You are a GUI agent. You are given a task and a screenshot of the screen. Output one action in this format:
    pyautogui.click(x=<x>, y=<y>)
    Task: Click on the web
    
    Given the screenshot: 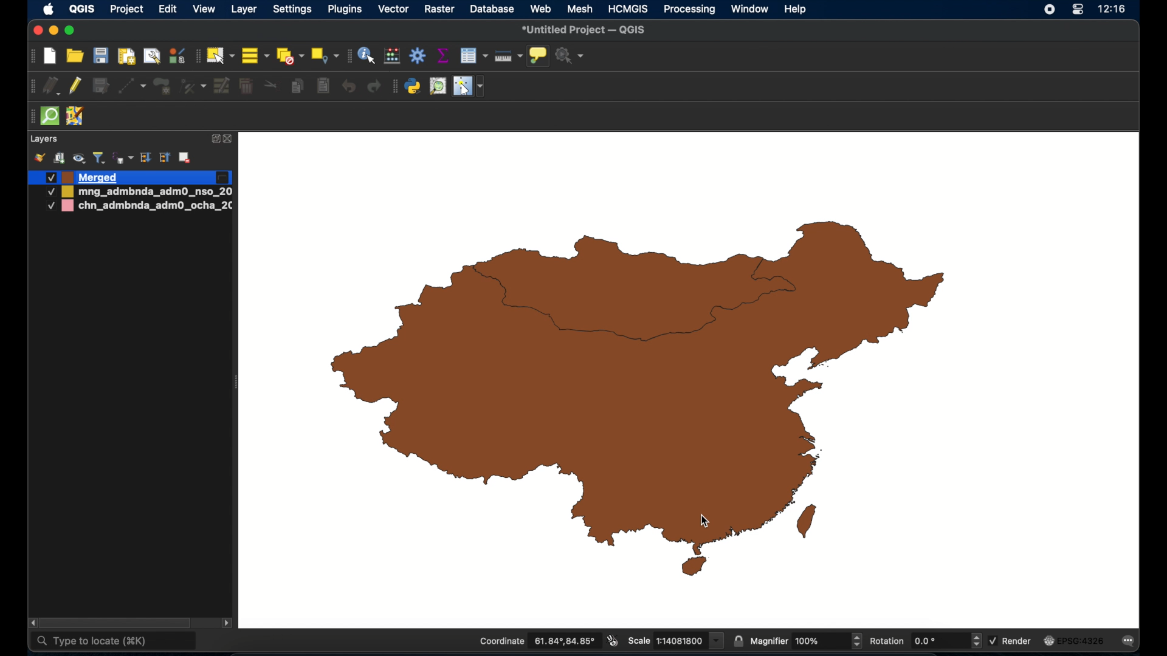 What is the action you would take?
    pyautogui.click(x=542, y=9)
    